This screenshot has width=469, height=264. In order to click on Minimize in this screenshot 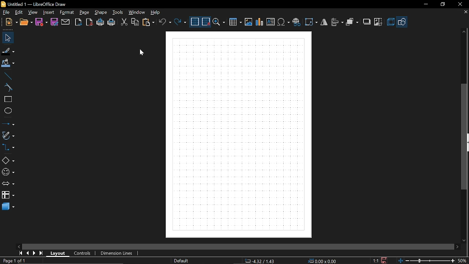, I will do `click(426, 5)`.